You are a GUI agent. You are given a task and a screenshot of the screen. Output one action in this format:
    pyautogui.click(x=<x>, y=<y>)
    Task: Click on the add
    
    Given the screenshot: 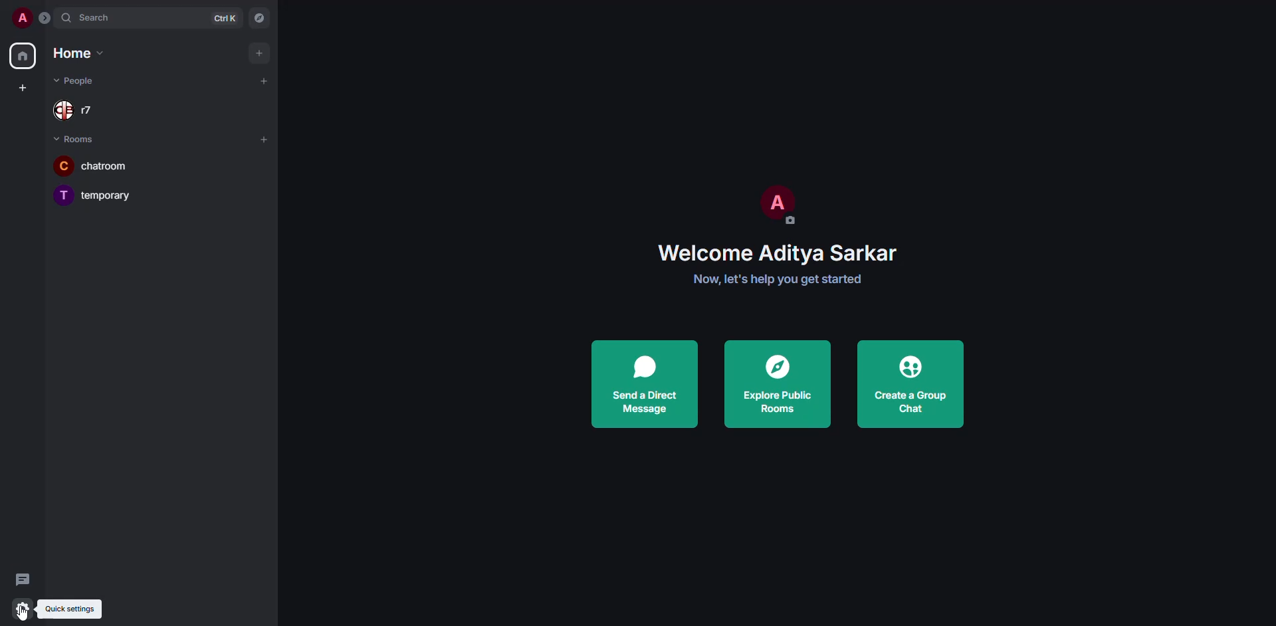 What is the action you would take?
    pyautogui.click(x=263, y=139)
    